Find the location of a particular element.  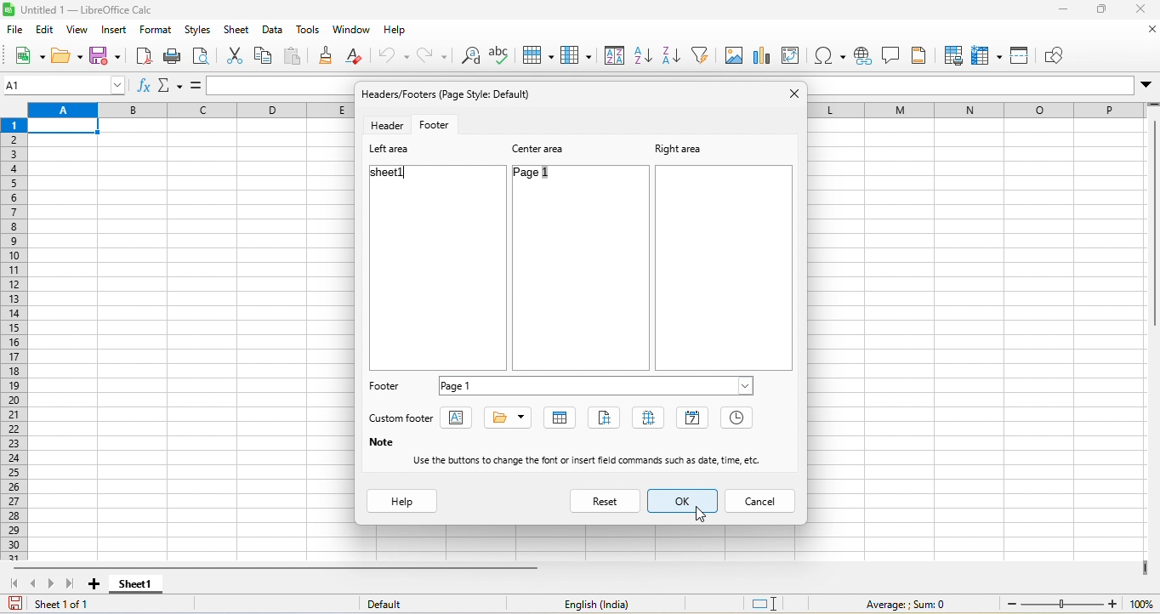

page 1 is located at coordinates (547, 177).